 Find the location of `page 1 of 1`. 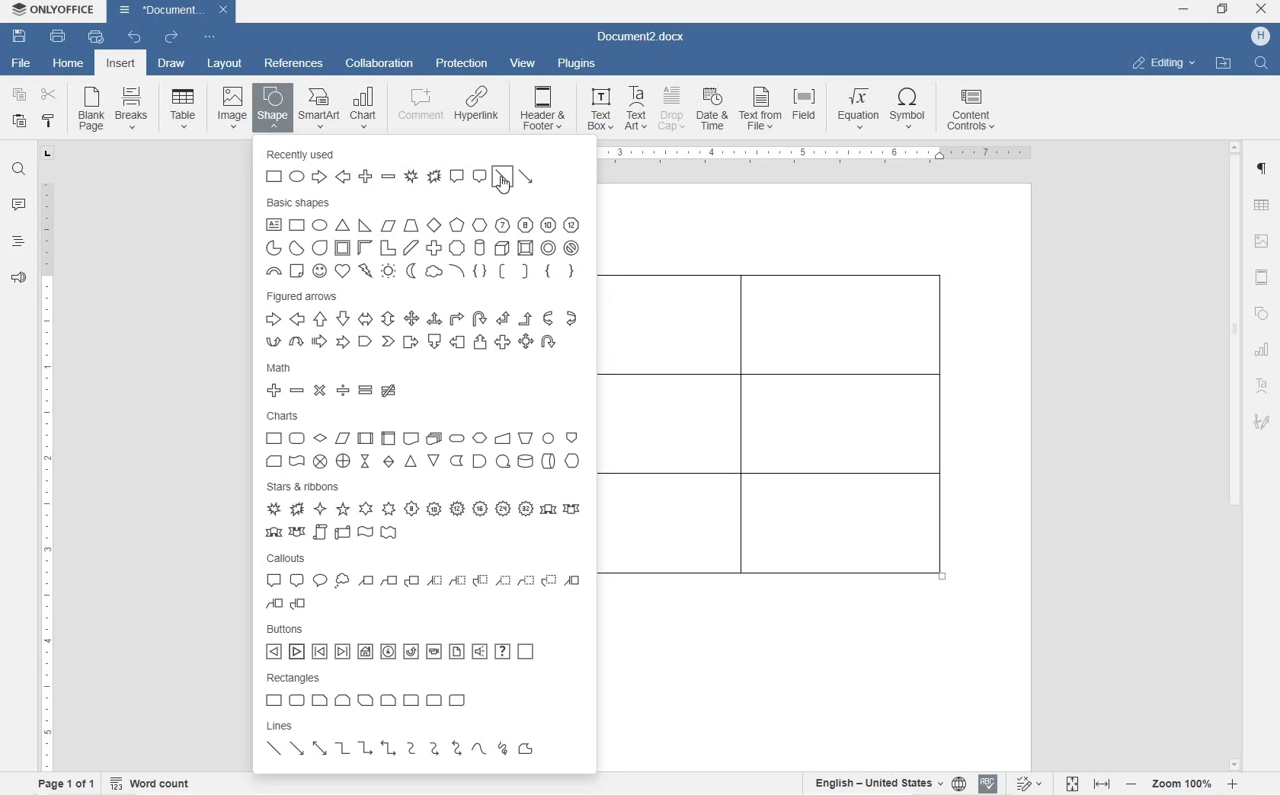

page 1 of 1 is located at coordinates (64, 784).